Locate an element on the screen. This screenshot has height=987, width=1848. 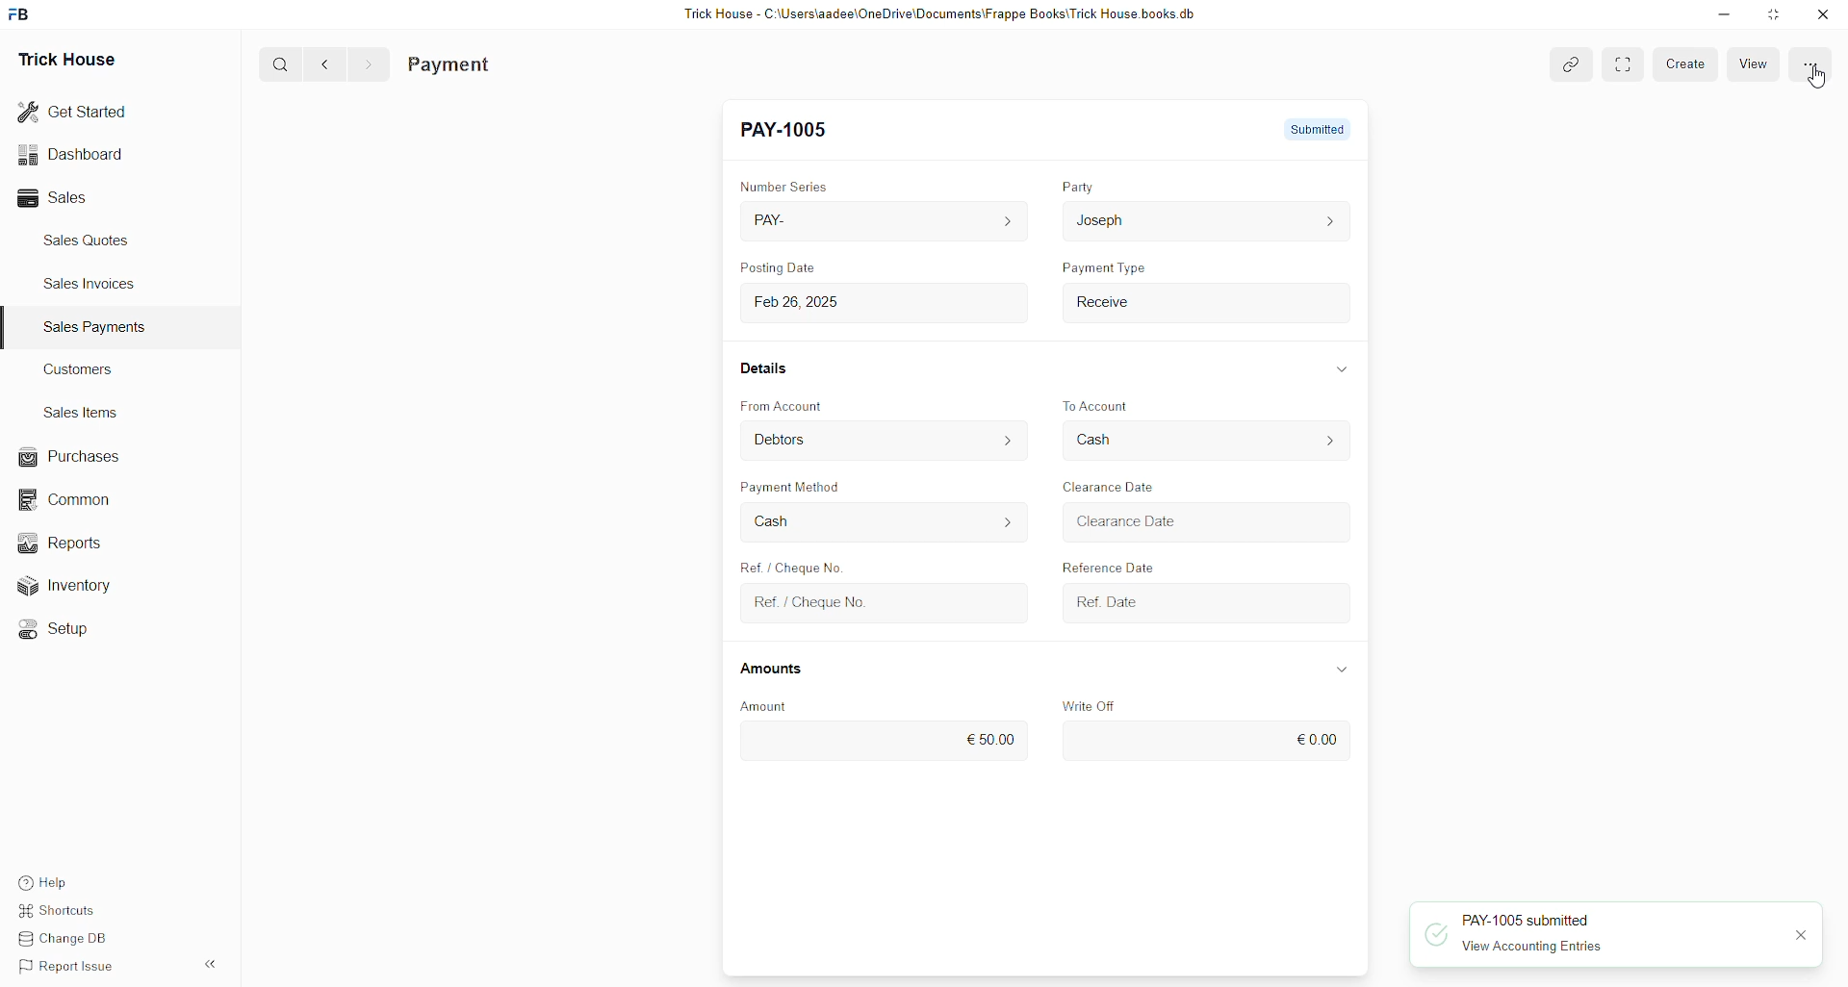
More options is located at coordinates (1810, 64).